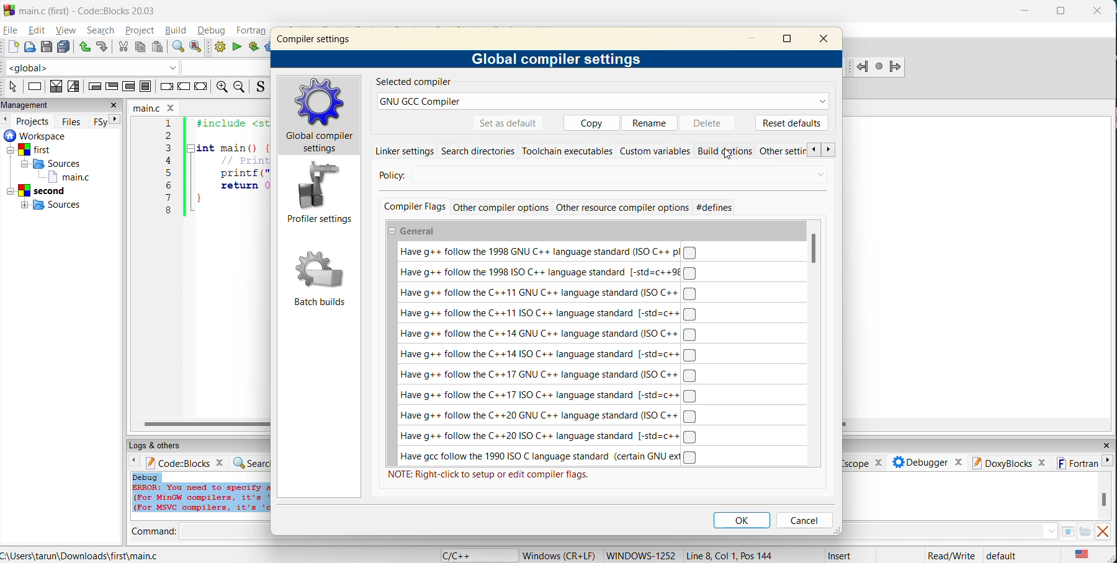 This screenshot has width=1117, height=563. I want to click on debug, so click(213, 29).